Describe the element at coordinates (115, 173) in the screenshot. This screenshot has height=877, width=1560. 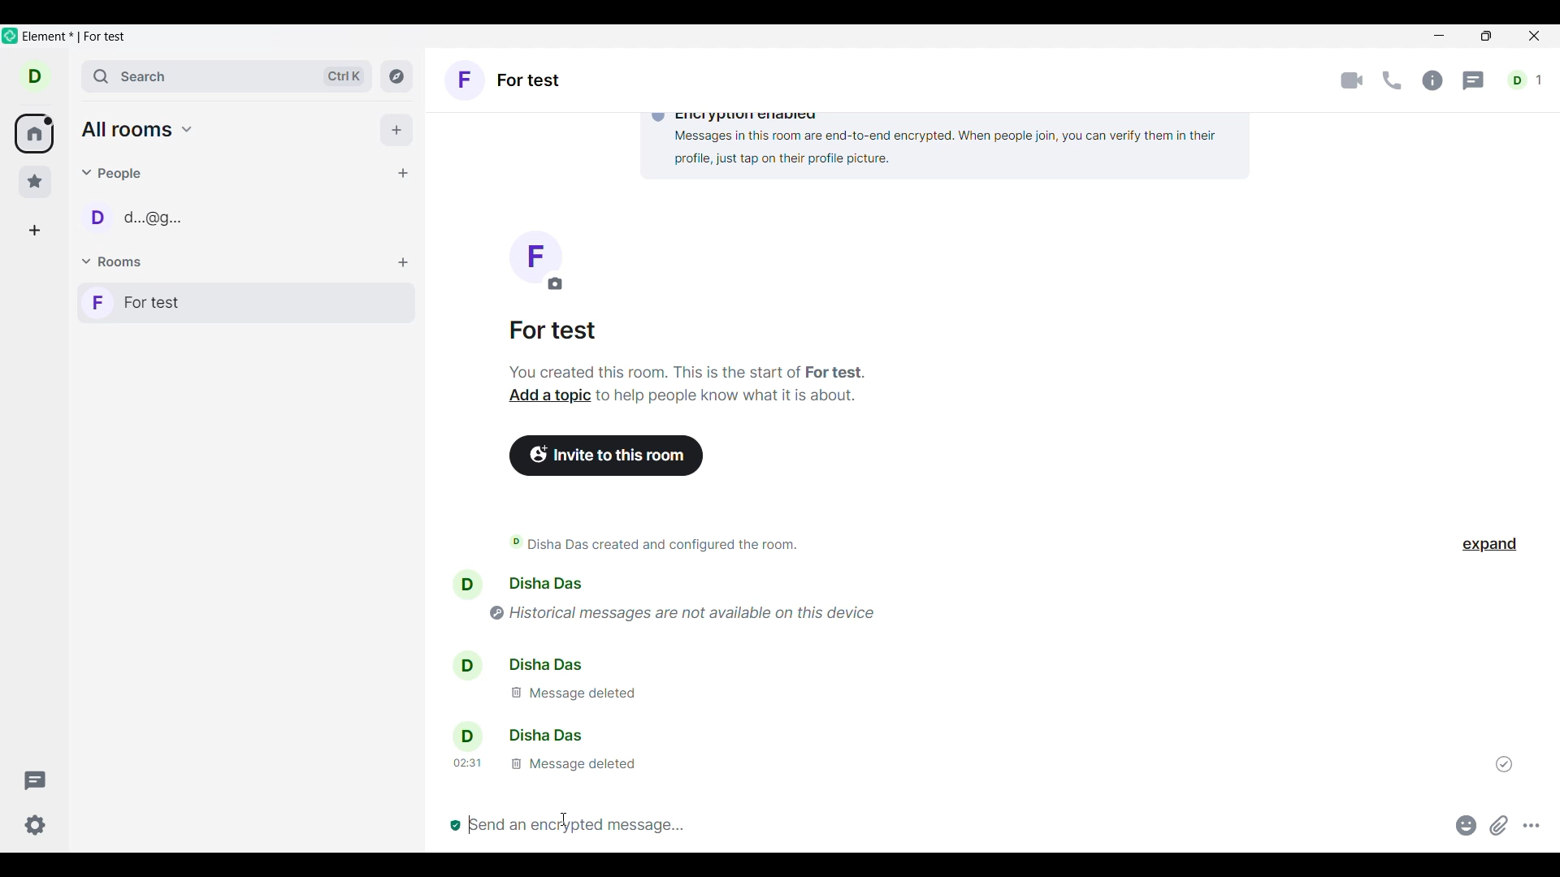
I see `People ` at that location.